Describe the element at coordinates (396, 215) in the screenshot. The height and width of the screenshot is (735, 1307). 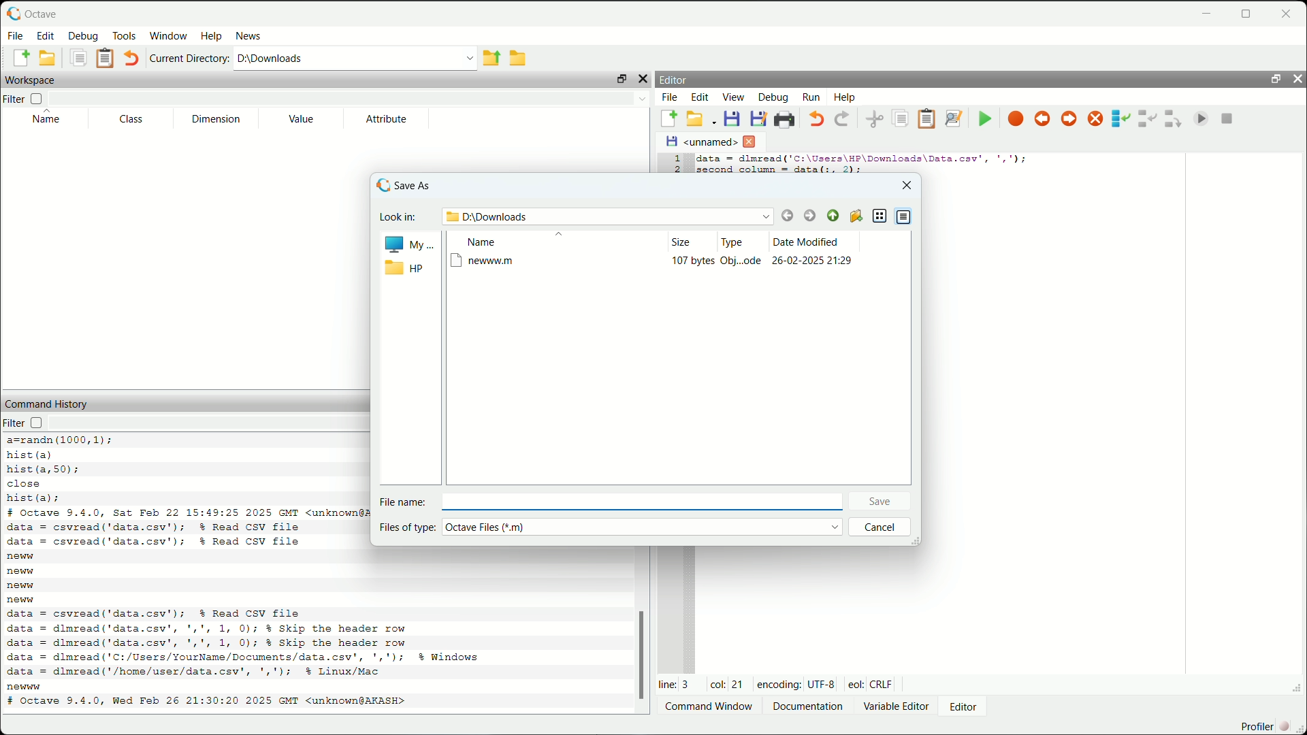
I see `look in` at that location.